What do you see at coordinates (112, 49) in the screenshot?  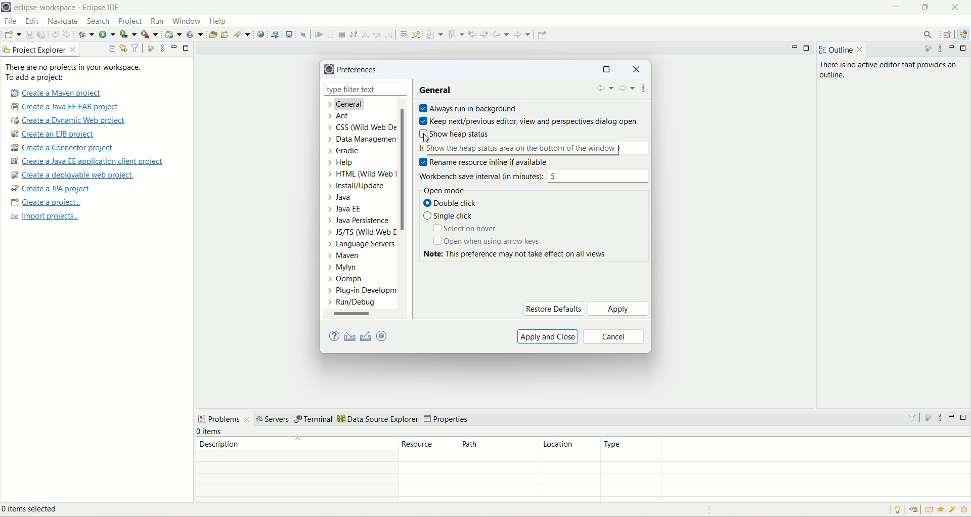 I see `collapse all` at bounding box center [112, 49].